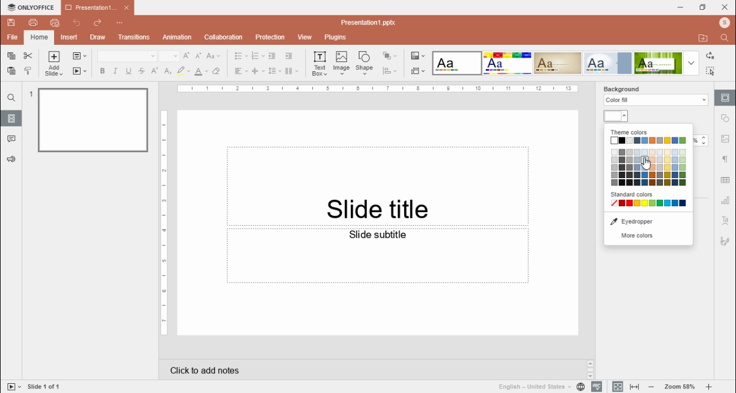 Image resolution: width=736 pixels, height=393 pixels. Describe the element at coordinates (711, 71) in the screenshot. I see `select all` at that location.